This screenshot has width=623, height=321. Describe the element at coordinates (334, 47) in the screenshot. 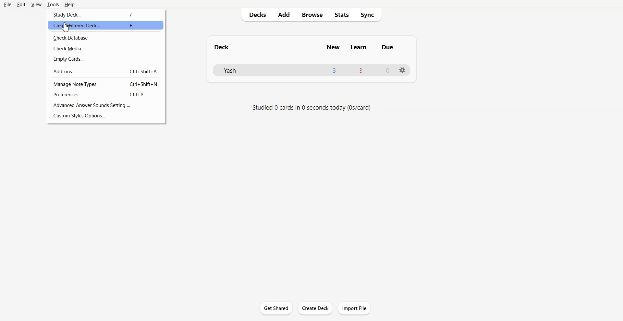

I see `new` at that location.